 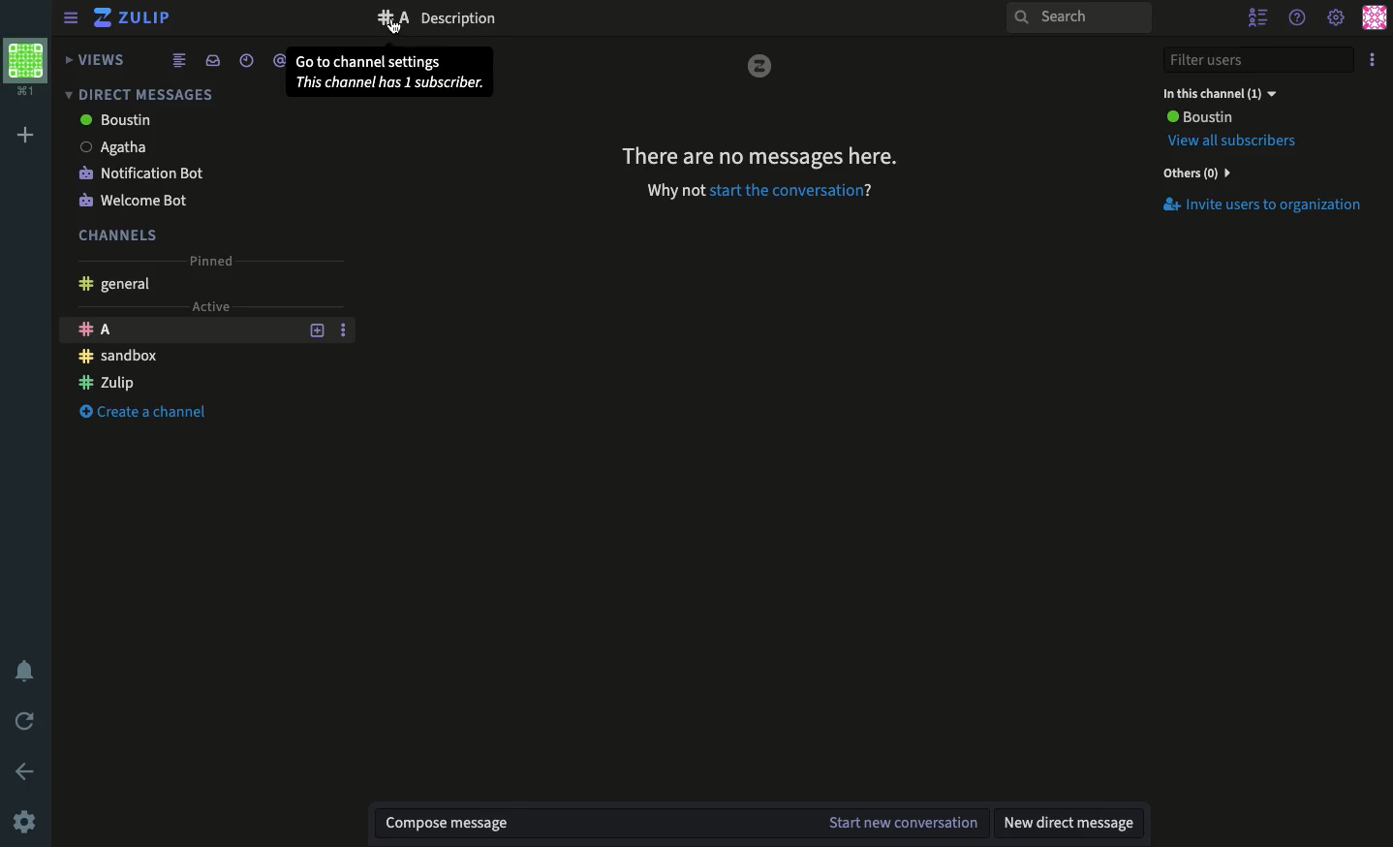 I want to click on Time, so click(x=244, y=60).